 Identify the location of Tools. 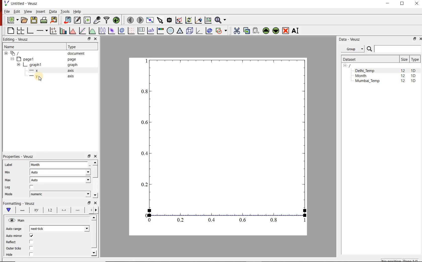
(65, 12).